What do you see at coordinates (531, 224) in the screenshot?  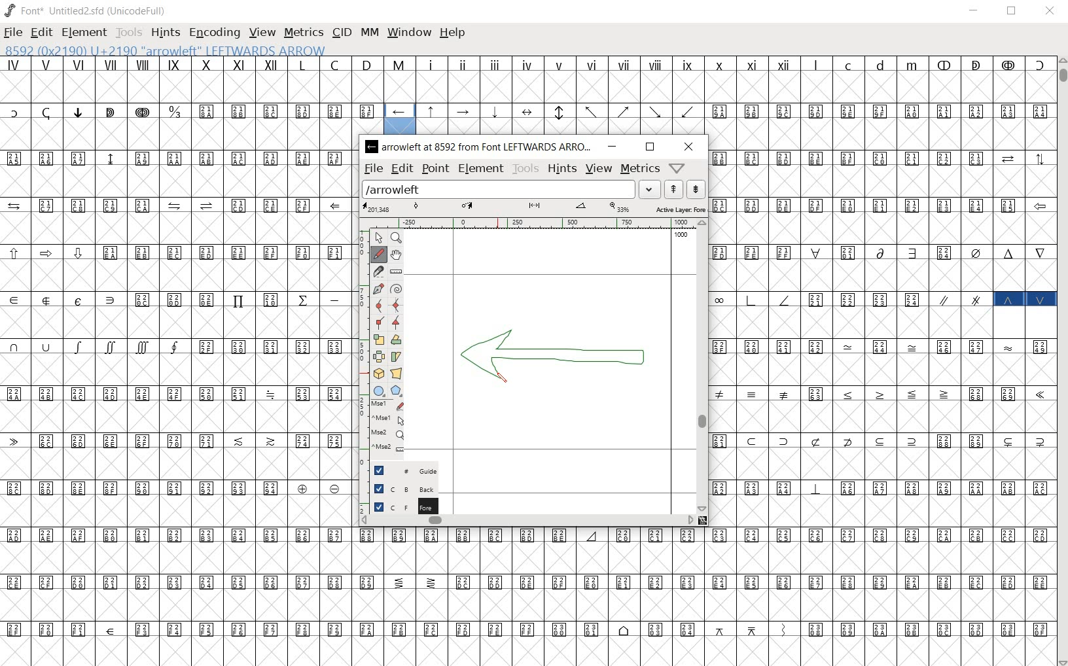 I see `ruler` at bounding box center [531, 224].